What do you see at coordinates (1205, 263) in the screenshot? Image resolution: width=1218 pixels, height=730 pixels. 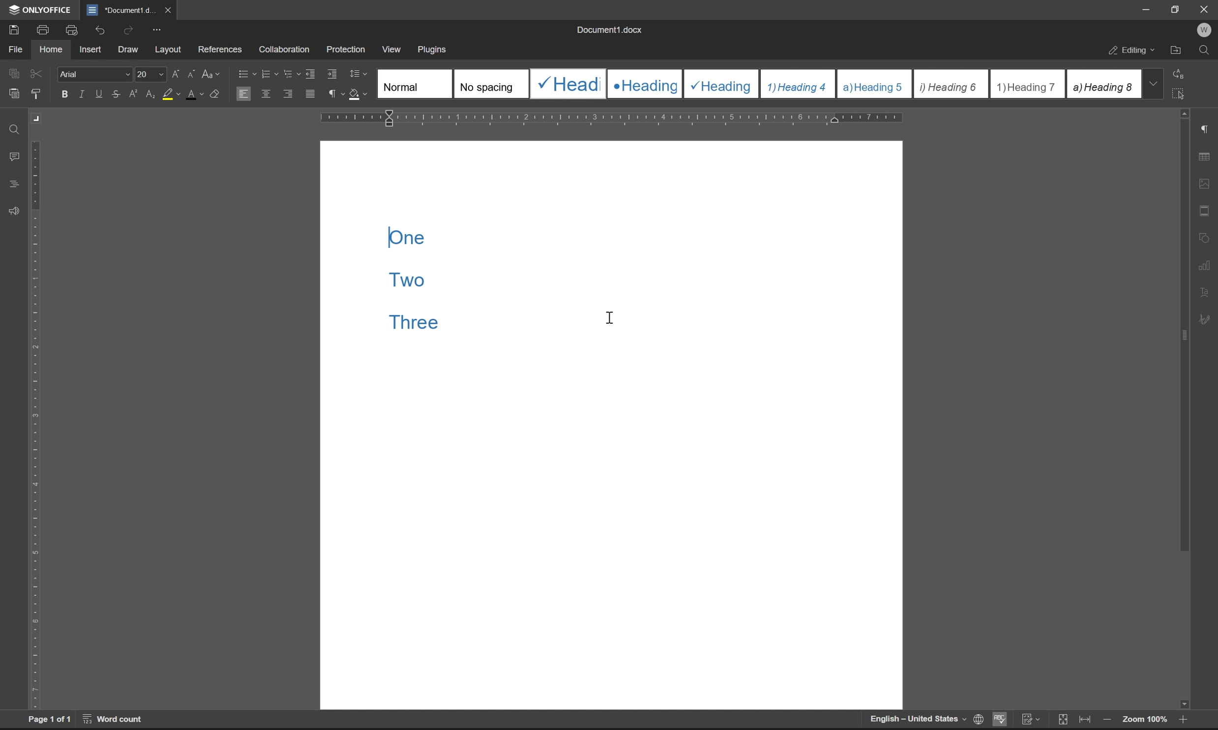 I see `chart settings` at bounding box center [1205, 263].